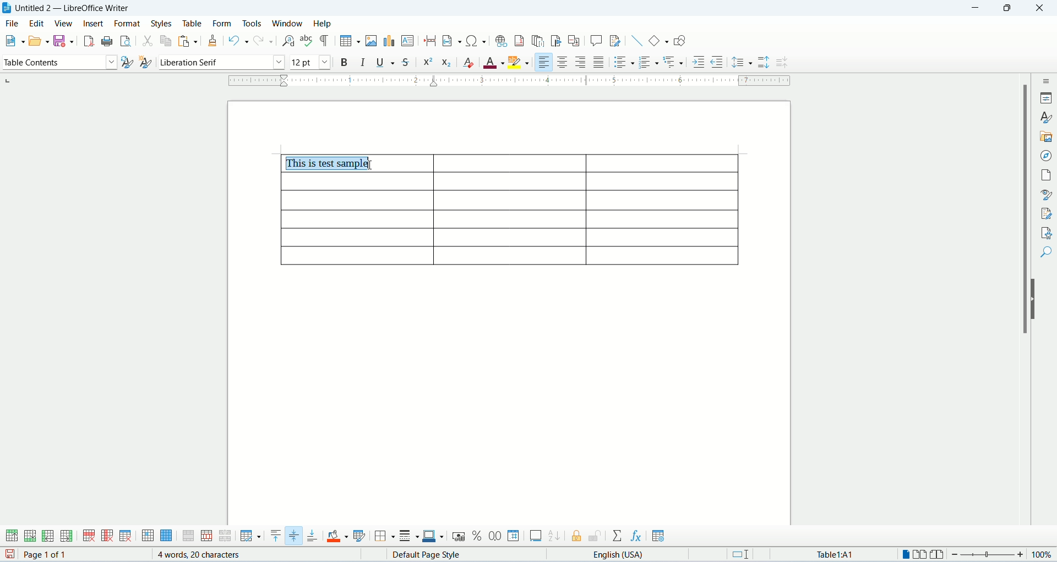  Describe the element at coordinates (126, 41) in the screenshot. I see `print preview` at that location.